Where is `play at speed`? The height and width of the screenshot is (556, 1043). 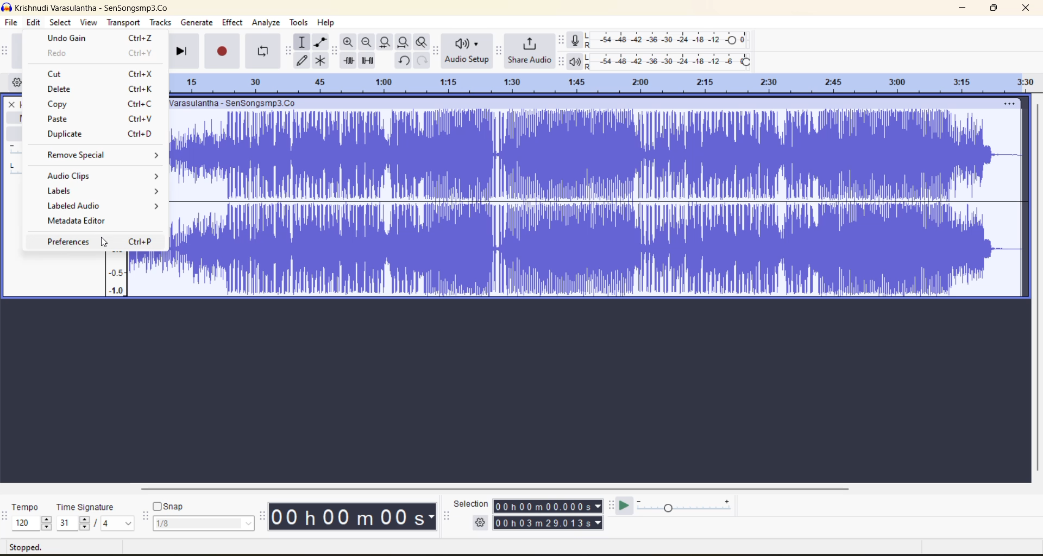 play at speed is located at coordinates (628, 505).